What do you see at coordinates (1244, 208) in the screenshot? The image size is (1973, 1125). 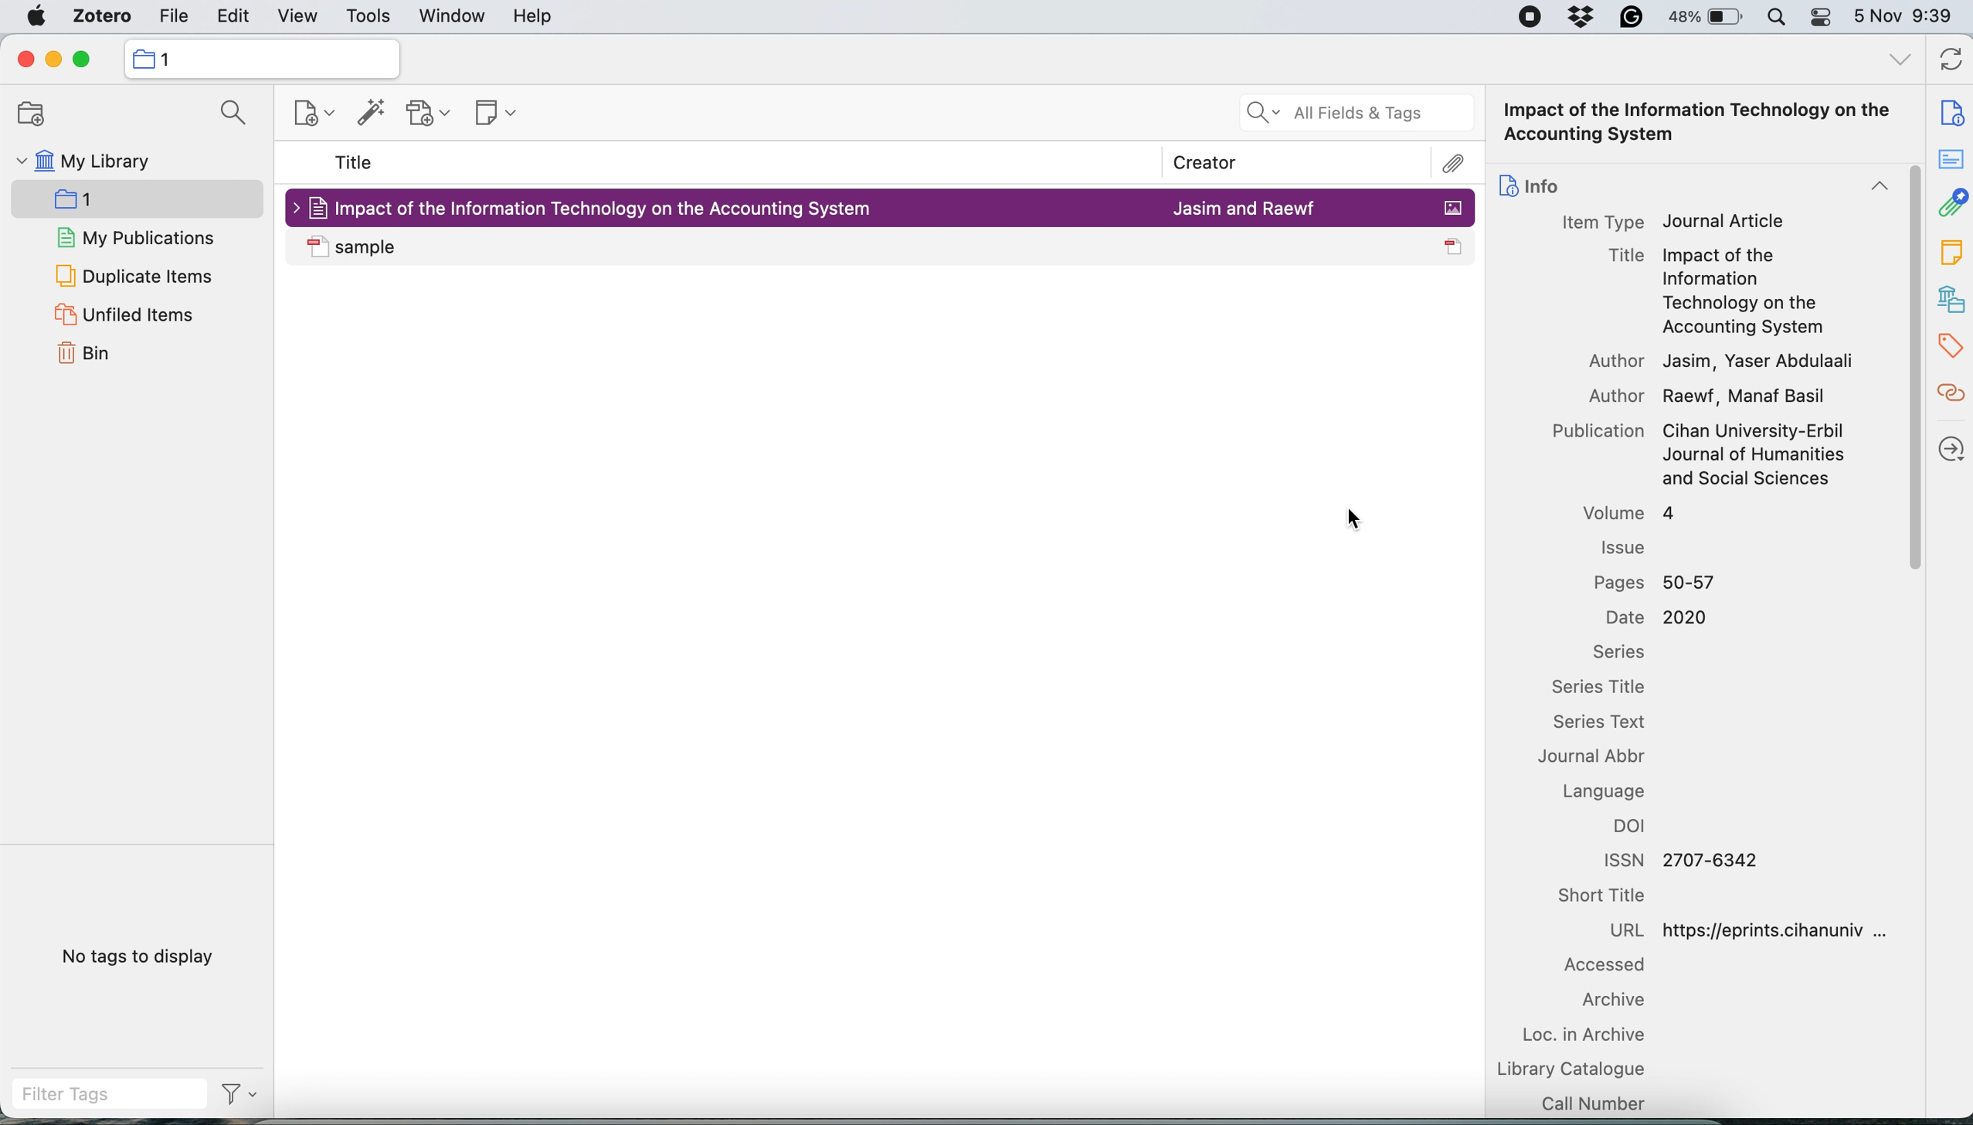 I see `Jasim and Raewf` at bounding box center [1244, 208].